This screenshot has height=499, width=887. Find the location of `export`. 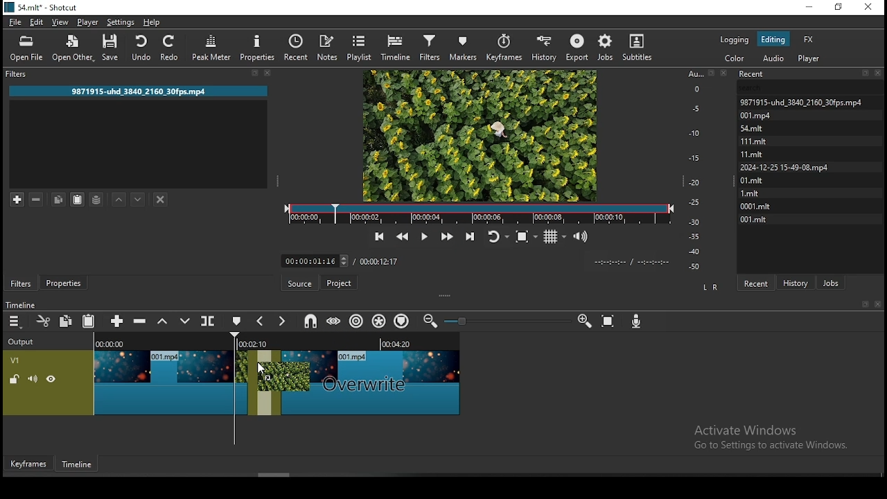

export is located at coordinates (578, 47).